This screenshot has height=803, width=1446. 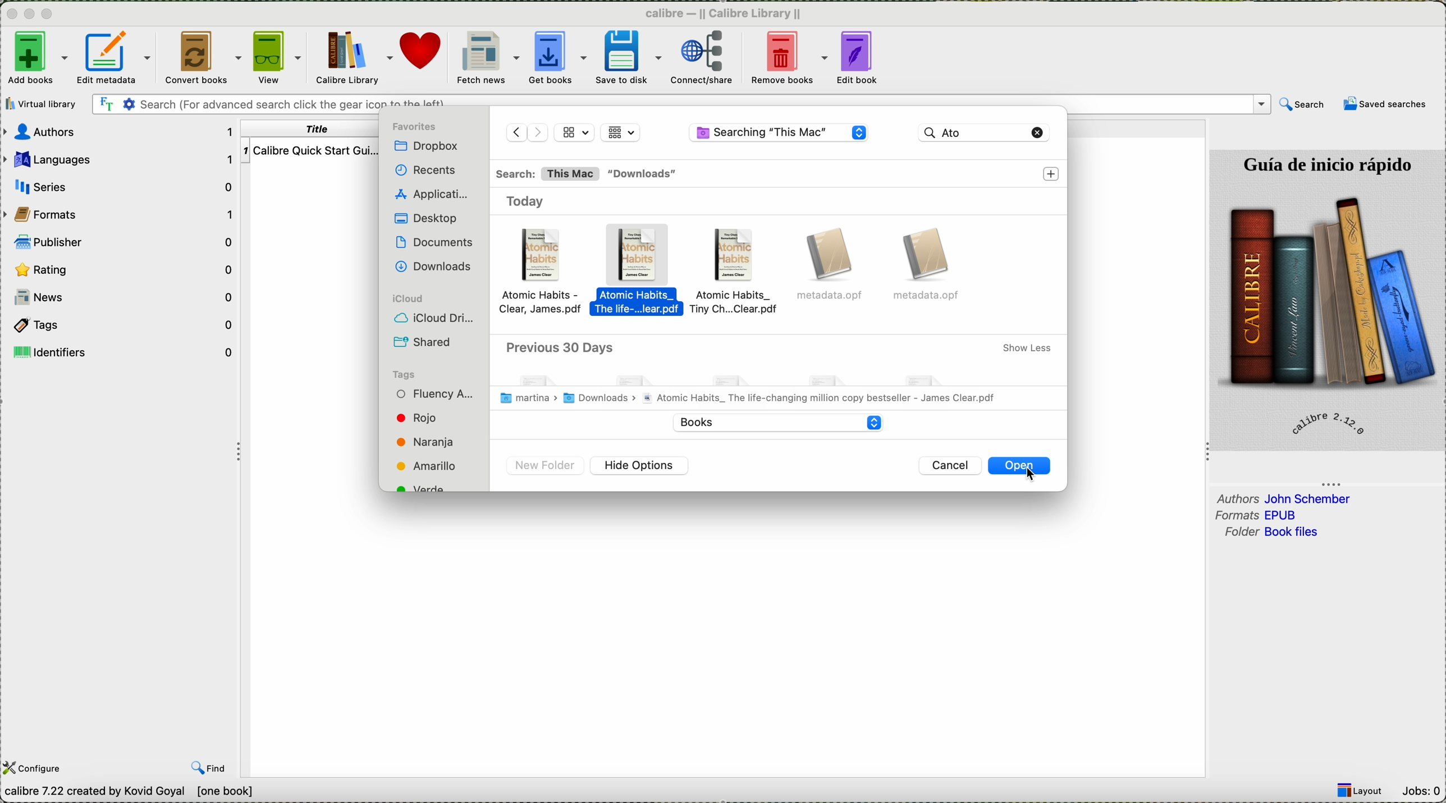 I want to click on title, so click(x=313, y=129).